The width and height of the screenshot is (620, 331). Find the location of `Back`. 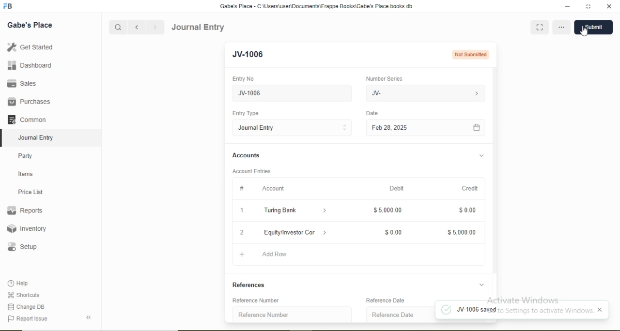

Back is located at coordinates (88, 317).